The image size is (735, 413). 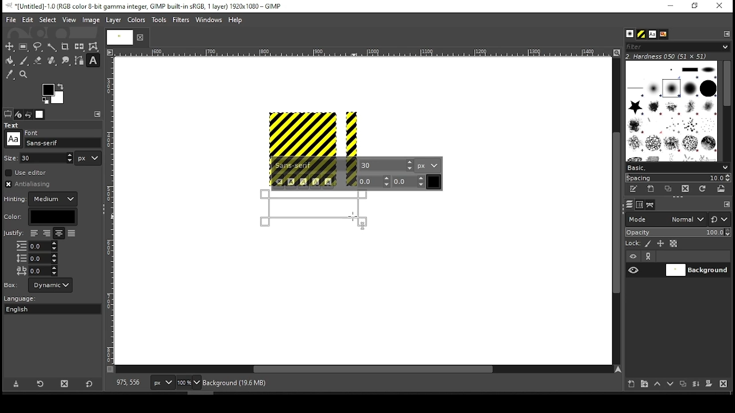 What do you see at coordinates (386, 165) in the screenshot?
I see `font` at bounding box center [386, 165].